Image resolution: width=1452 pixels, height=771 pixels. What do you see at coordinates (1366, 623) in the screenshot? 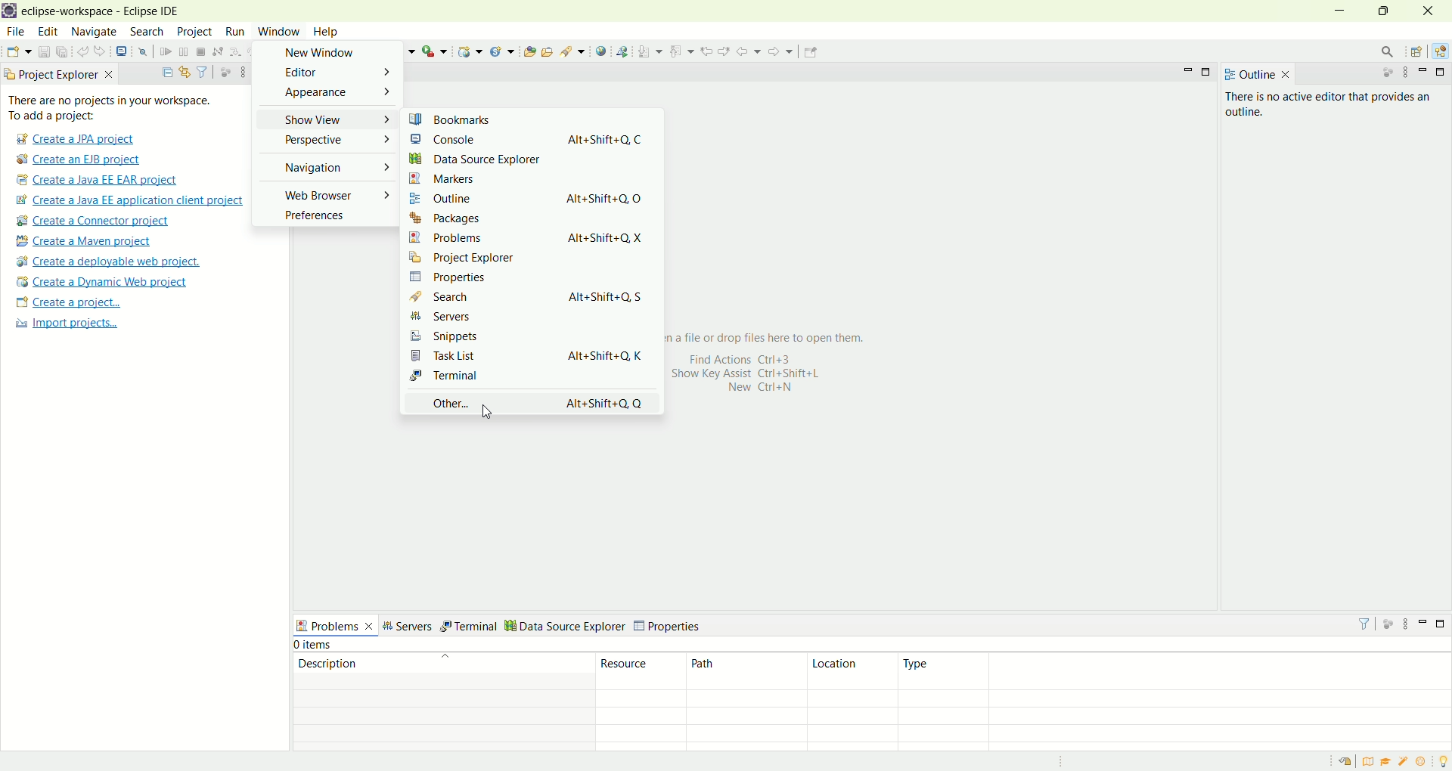
I see `filter` at bounding box center [1366, 623].